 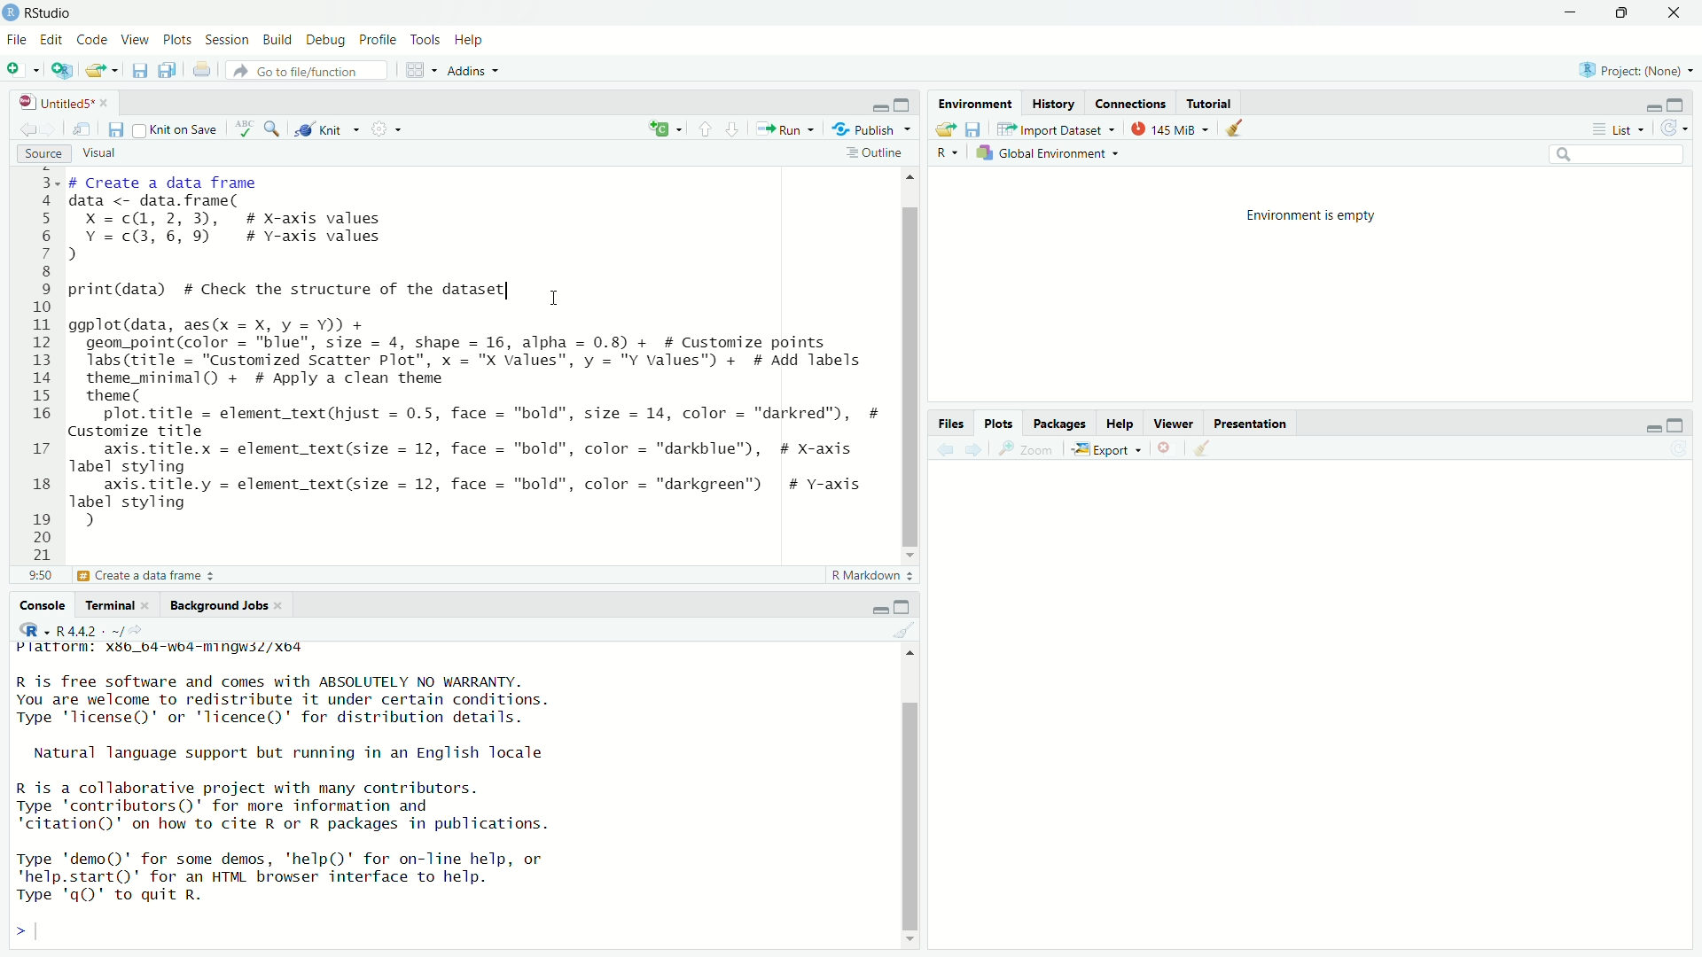 I want to click on Create a data frame, so click(x=152, y=577).